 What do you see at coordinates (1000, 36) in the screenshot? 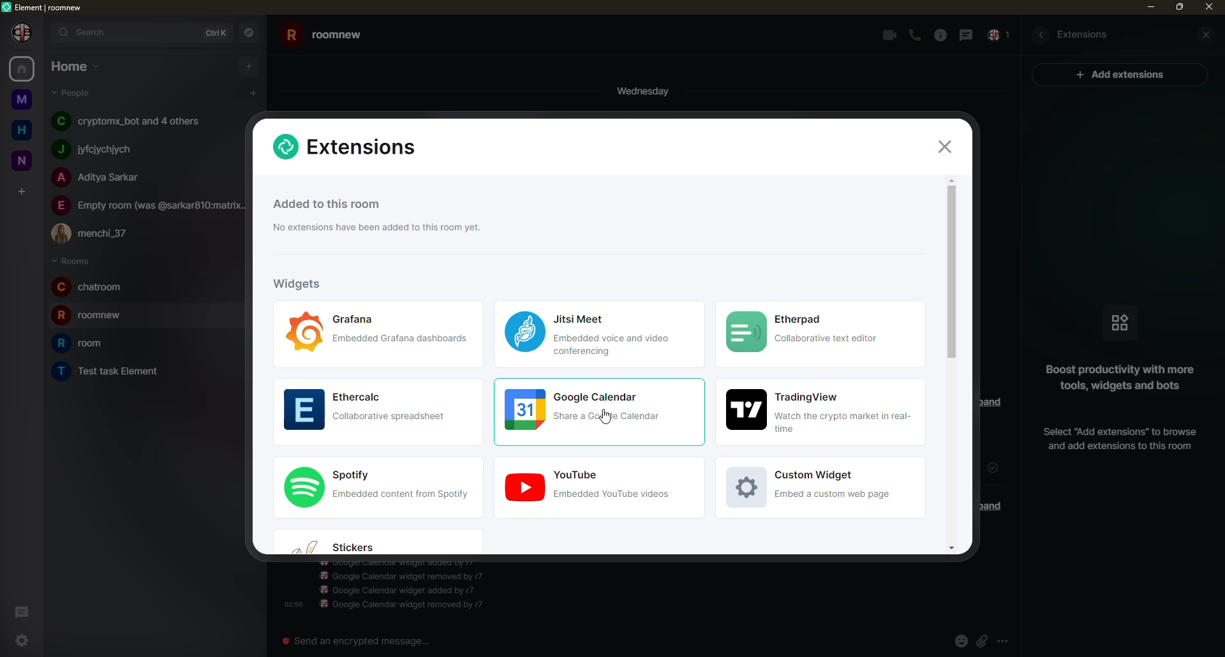
I see `inbox` at bounding box center [1000, 36].